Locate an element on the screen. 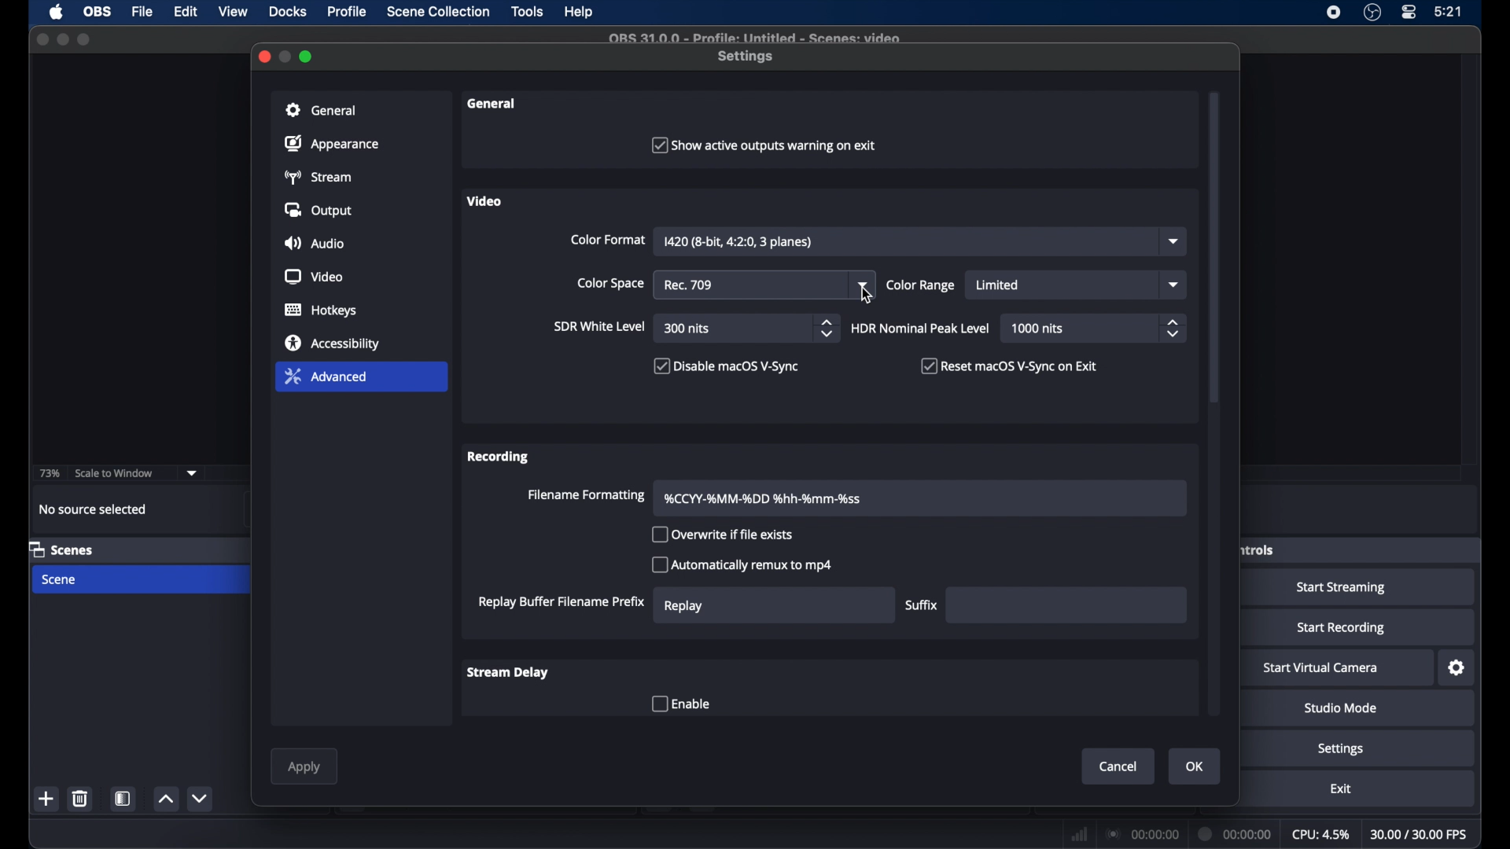 This screenshot has width=1510, height=849. general is located at coordinates (324, 111).